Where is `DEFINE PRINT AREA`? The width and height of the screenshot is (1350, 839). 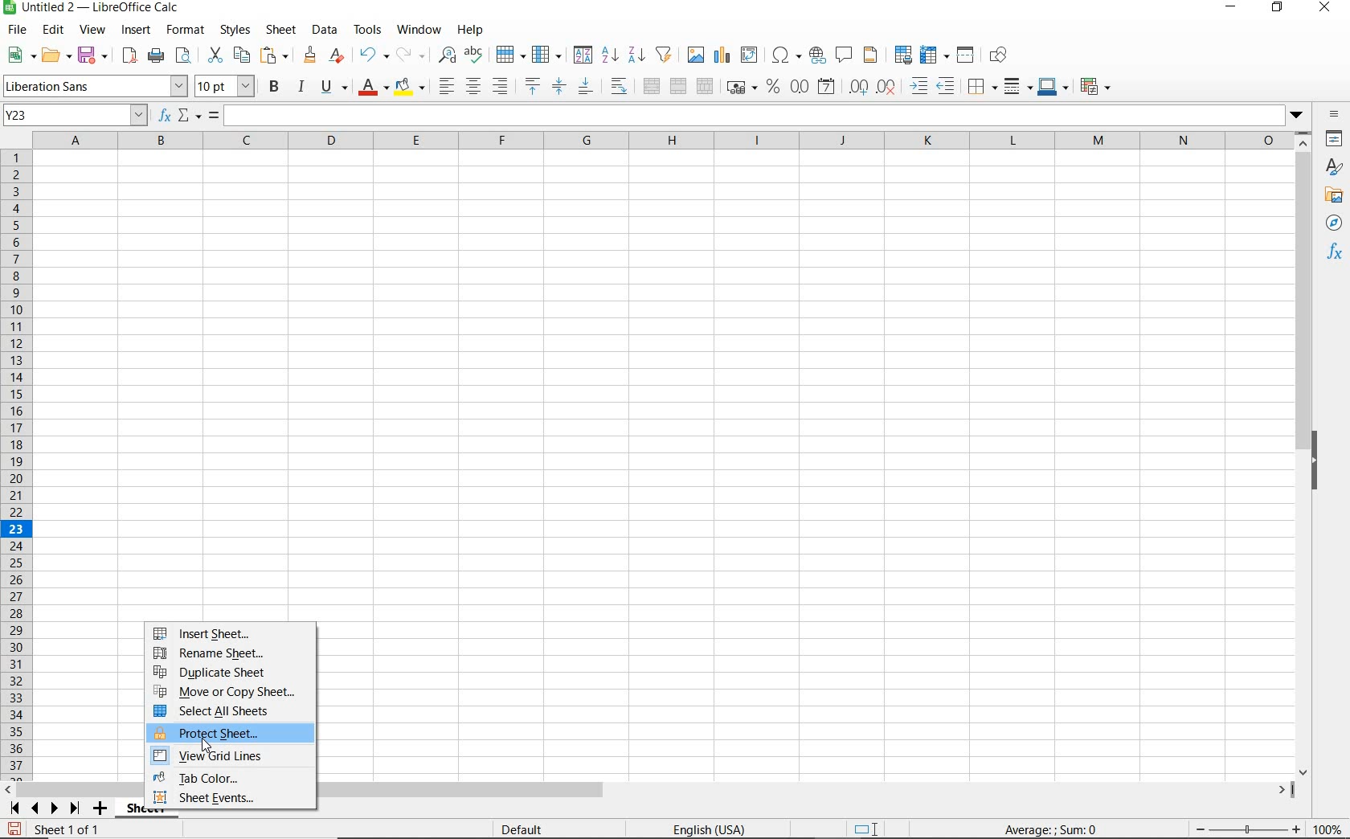
DEFINE PRINT AREA is located at coordinates (903, 55).